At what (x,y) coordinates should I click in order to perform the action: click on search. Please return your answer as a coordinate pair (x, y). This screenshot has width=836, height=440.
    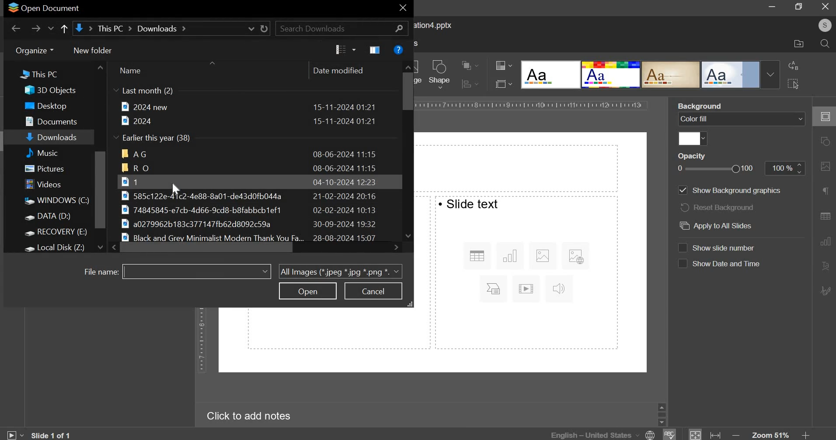
    Looking at the image, I should click on (342, 28).